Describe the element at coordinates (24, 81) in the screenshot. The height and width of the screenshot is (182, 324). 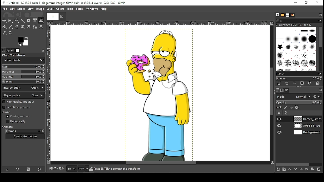
I see `spacing` at that location.